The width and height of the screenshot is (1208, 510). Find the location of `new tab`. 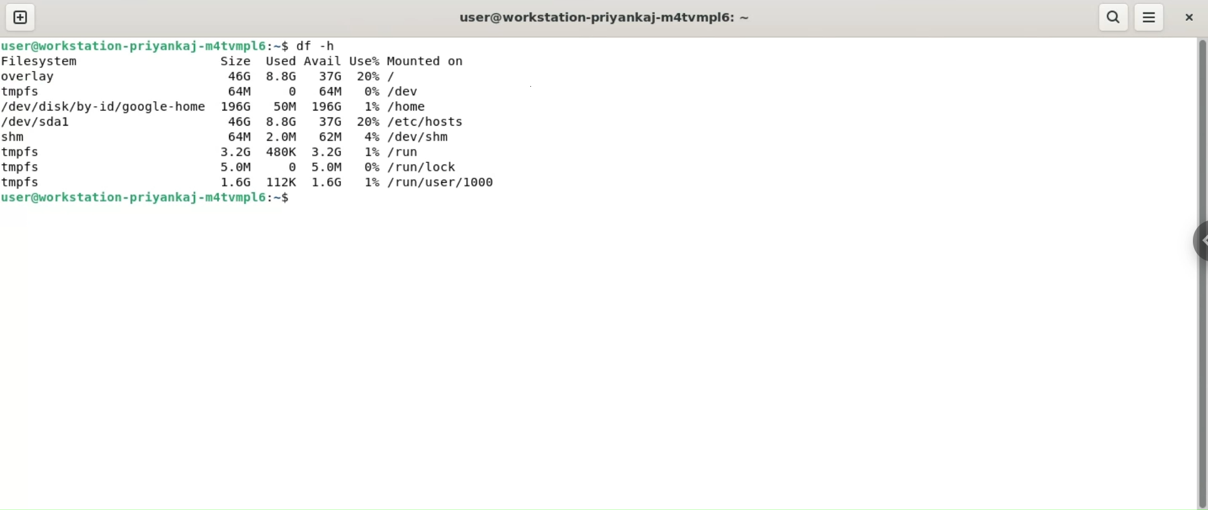

new tab is located at coordinates (21, 18).